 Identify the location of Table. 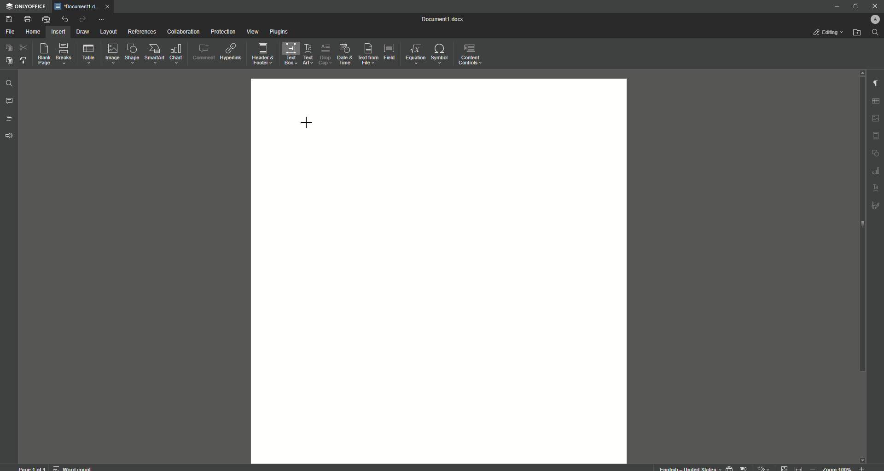
(88, 56).